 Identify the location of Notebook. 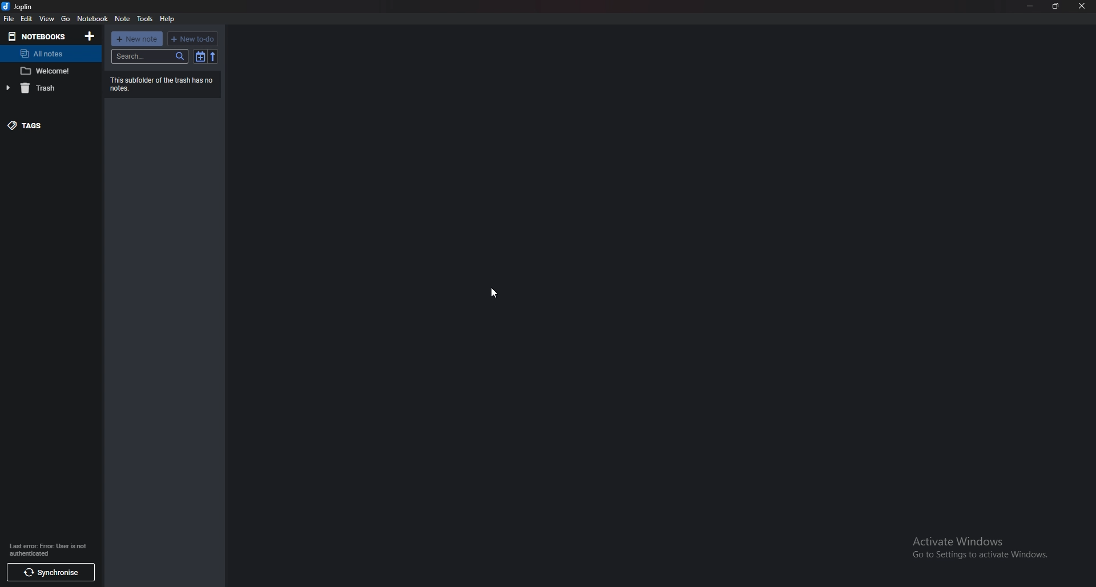
(92, 18).